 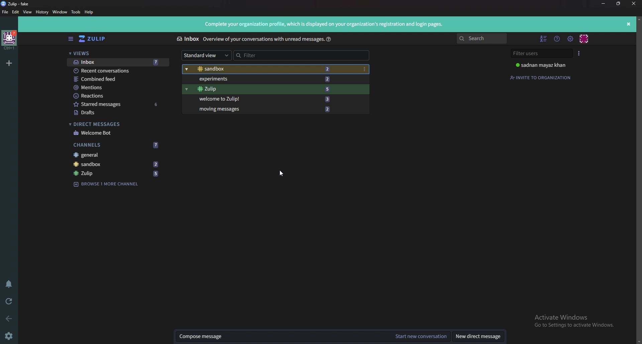 What do you see at coordinates (262, 39) in the screenshot?
I see `Overview of your conversations with unread messages` at bounding box center [262, 39].